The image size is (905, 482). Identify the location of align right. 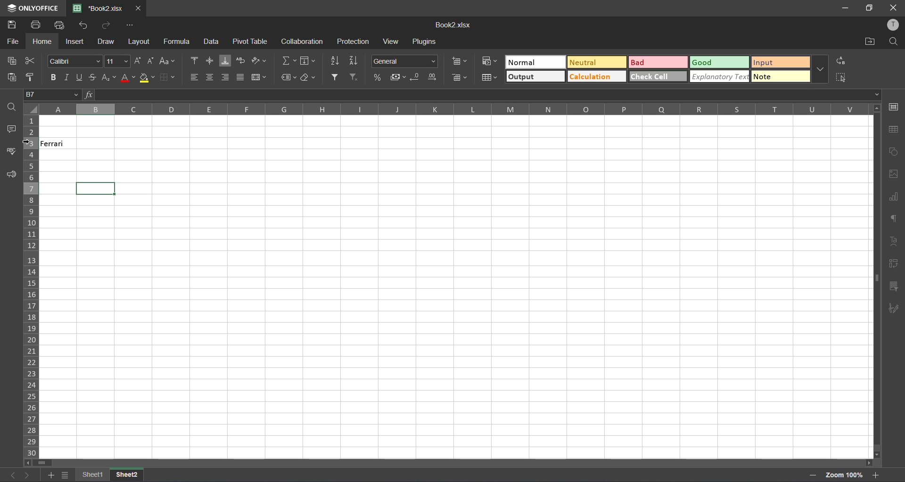
(225, 77).